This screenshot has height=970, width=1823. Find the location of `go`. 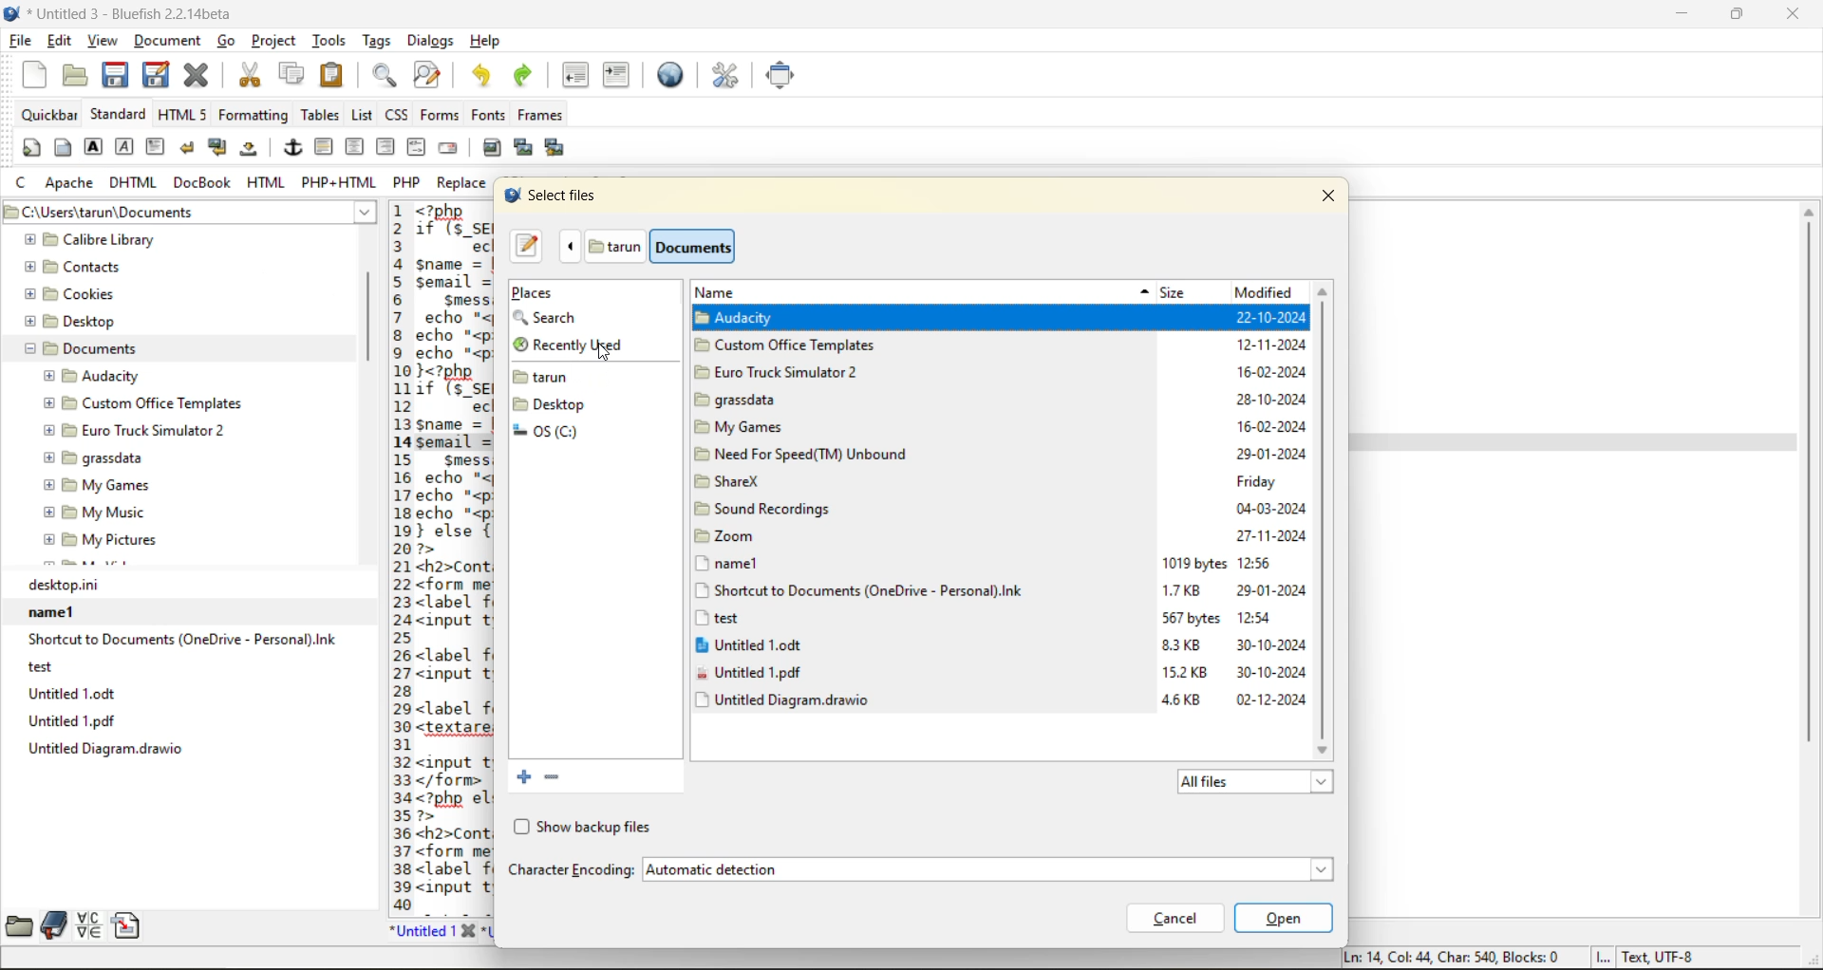

go is located at coordinates (229, 41).